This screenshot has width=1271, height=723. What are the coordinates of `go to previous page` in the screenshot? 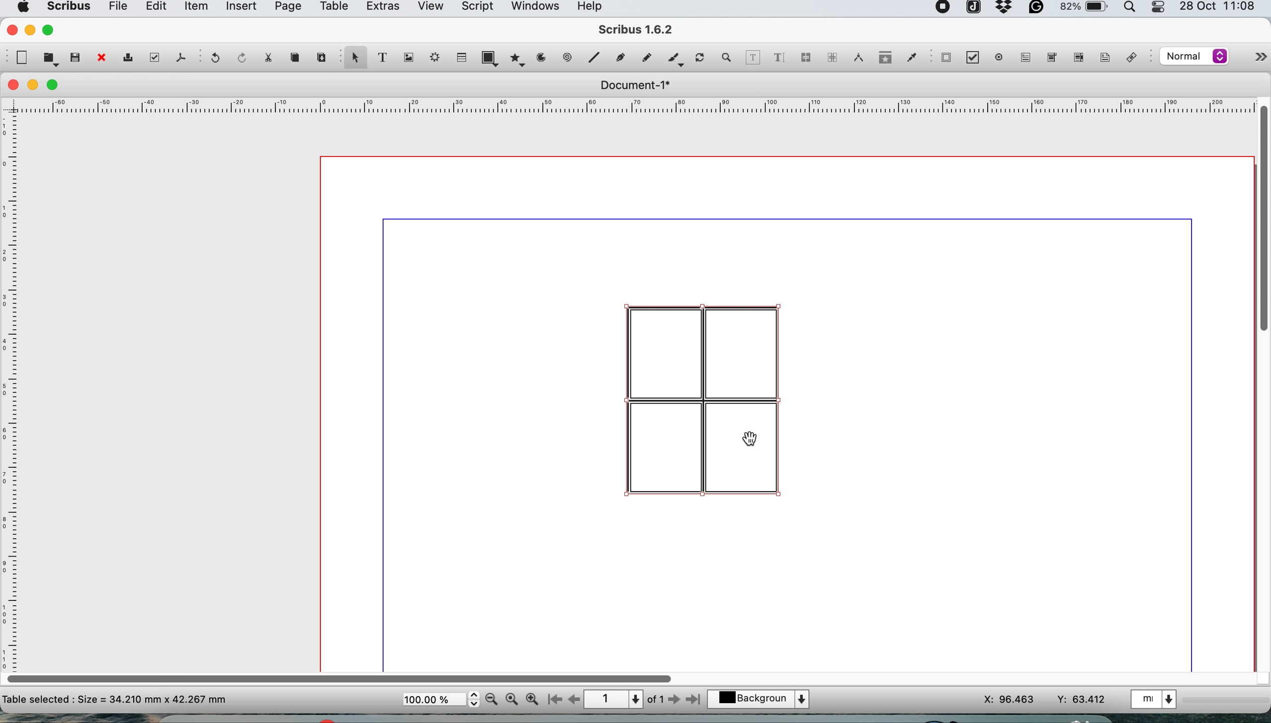 It's located at (573, 700).